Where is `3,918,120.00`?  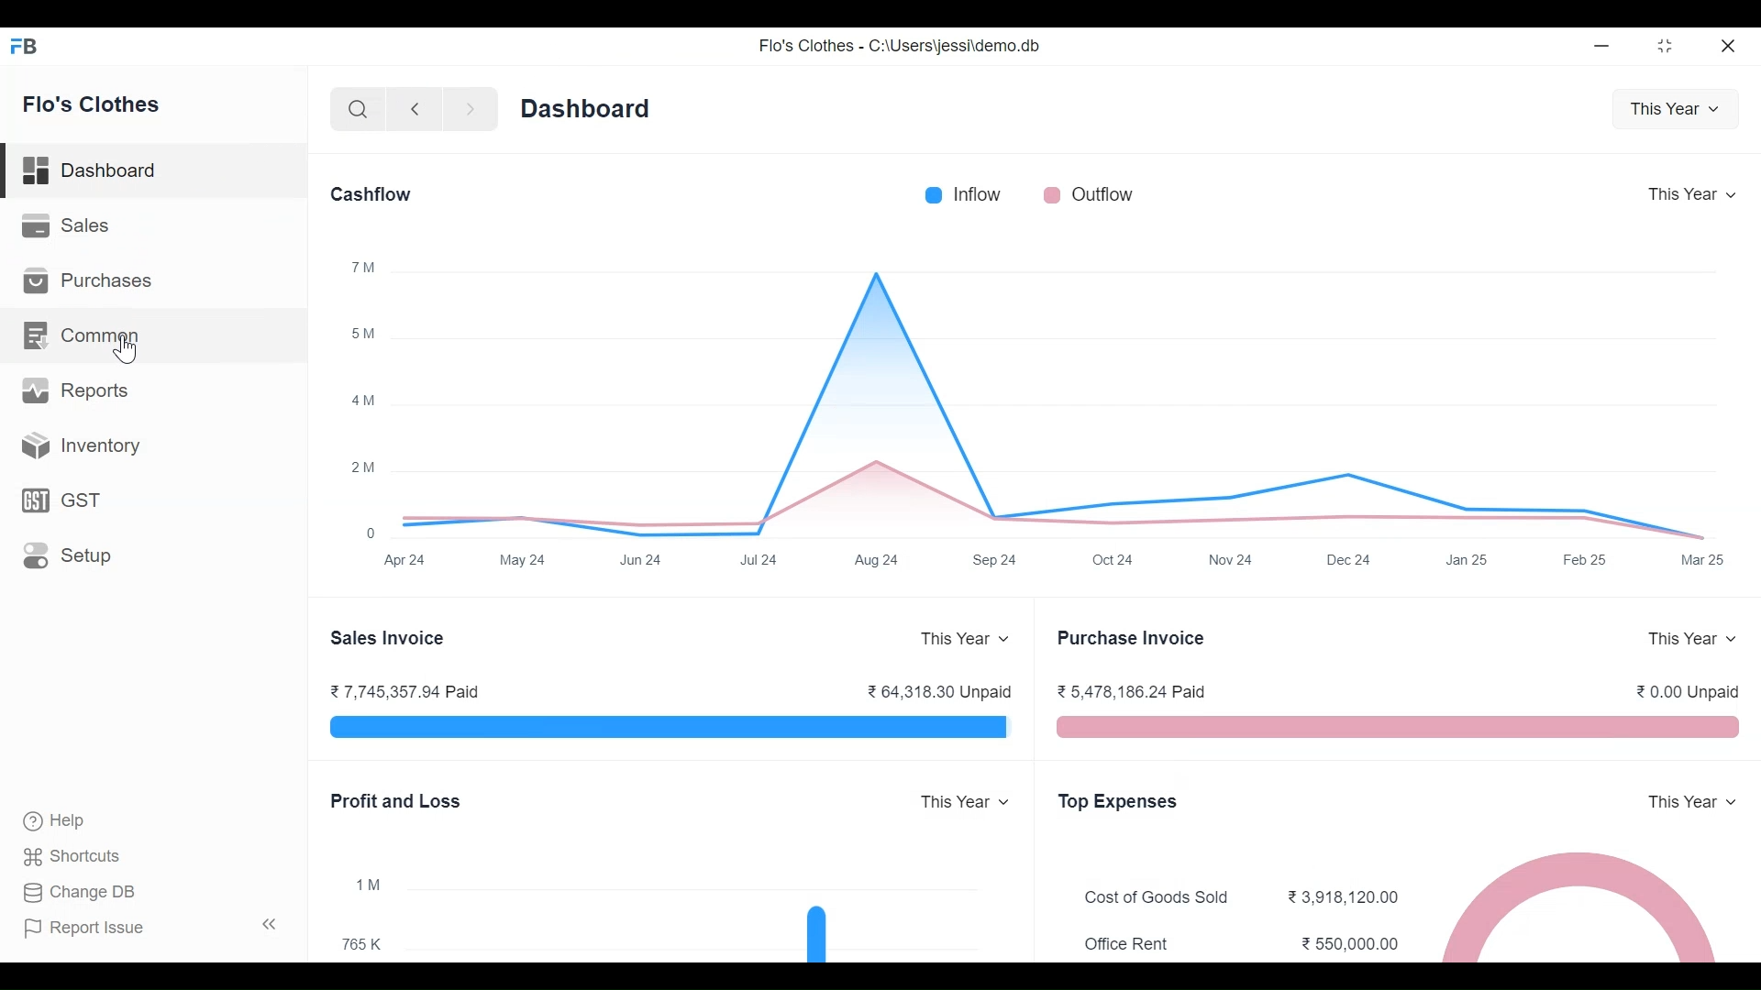 3,918,120.00 is located at coordinates (1346, 895).